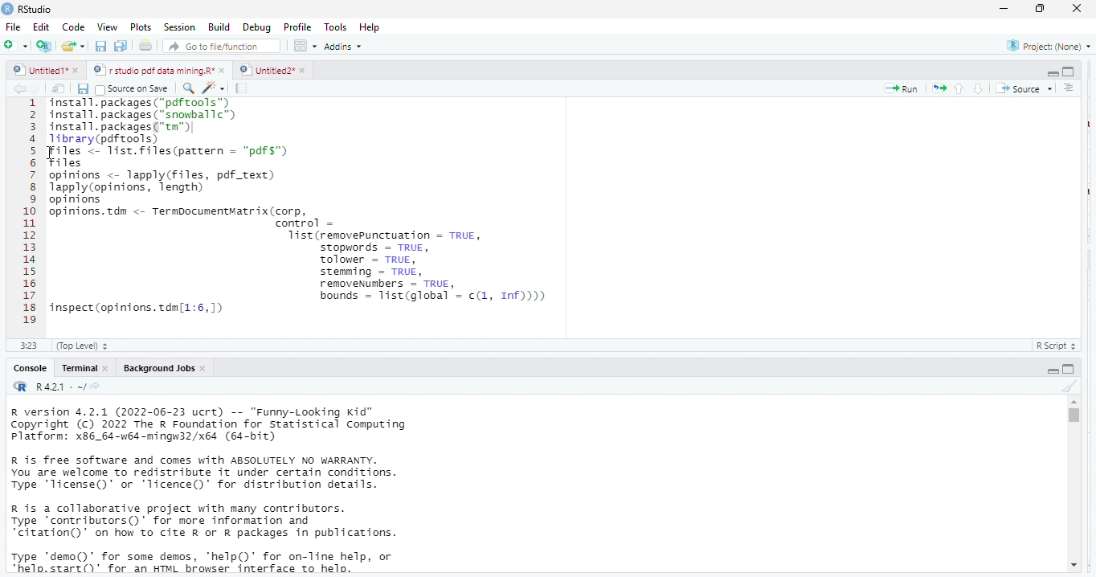 This screenshot has height=577, width=1096. What do you see at coordinates (72, 27) in the screenshot?
I see `code` at bounding box center [72, 27].